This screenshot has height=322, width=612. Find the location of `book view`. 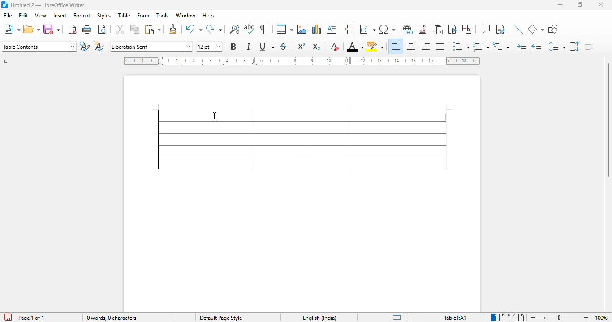

book view is located at coordinates (518, 317).